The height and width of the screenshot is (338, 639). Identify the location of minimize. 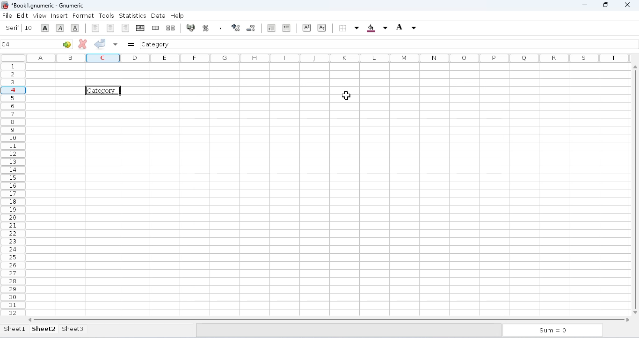
(585, 5).